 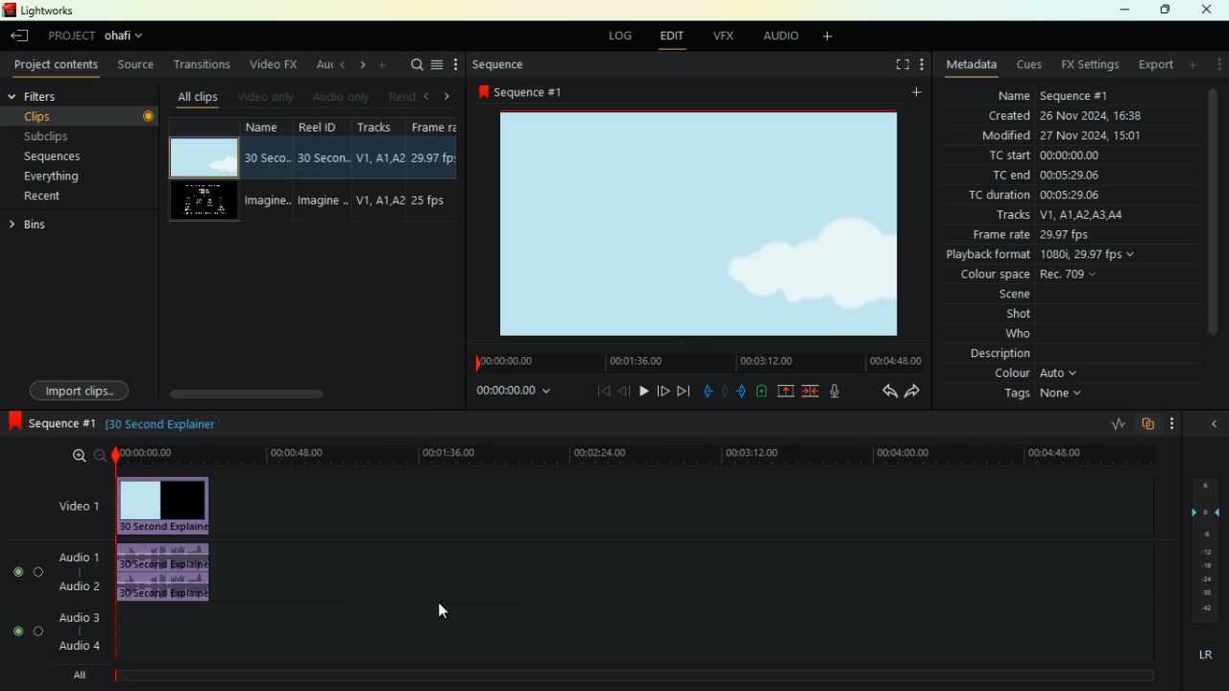 I want to click on everything, so click(x=52, y=177).